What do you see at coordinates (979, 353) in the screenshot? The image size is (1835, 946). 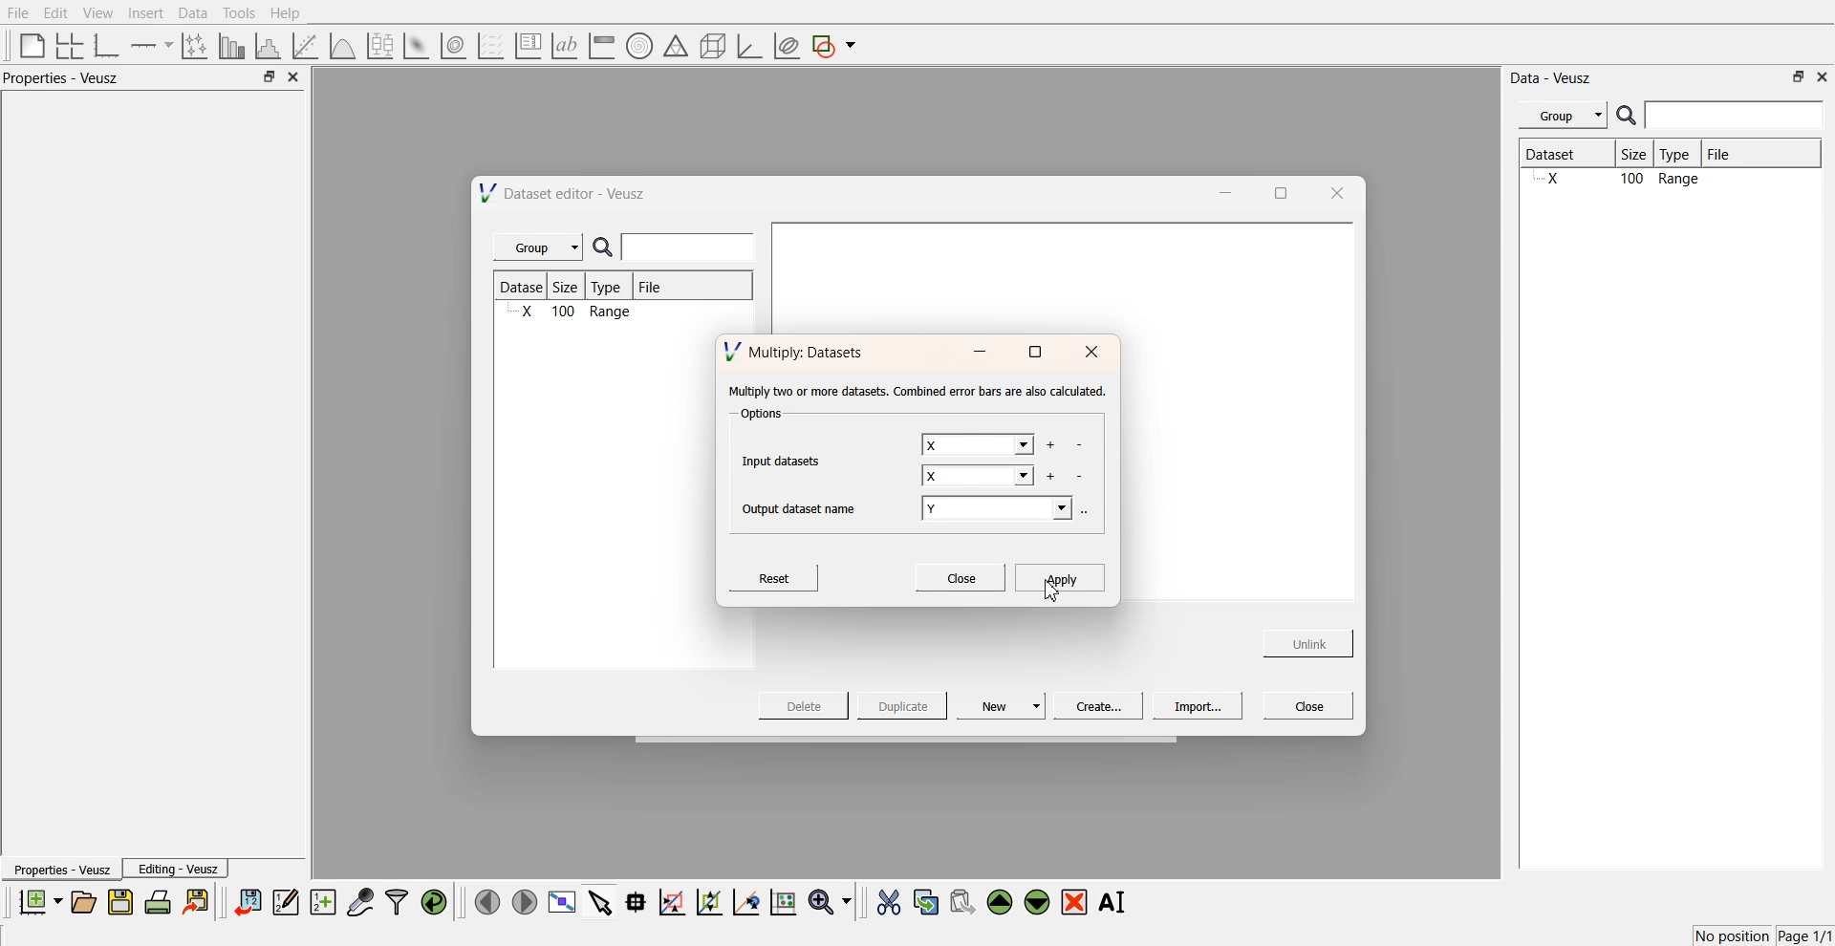 I see `minimise` at bounding box center [979, 353].